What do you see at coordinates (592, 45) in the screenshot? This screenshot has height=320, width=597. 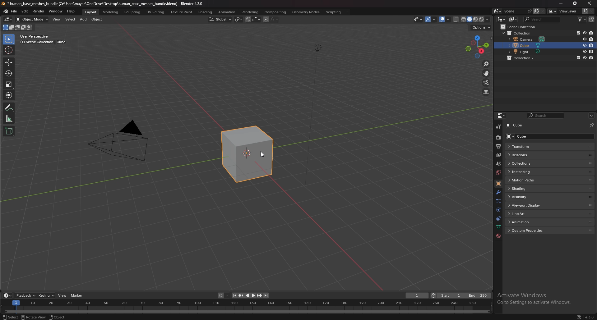 I see `disable in renders` at bounding box center [592, 45].